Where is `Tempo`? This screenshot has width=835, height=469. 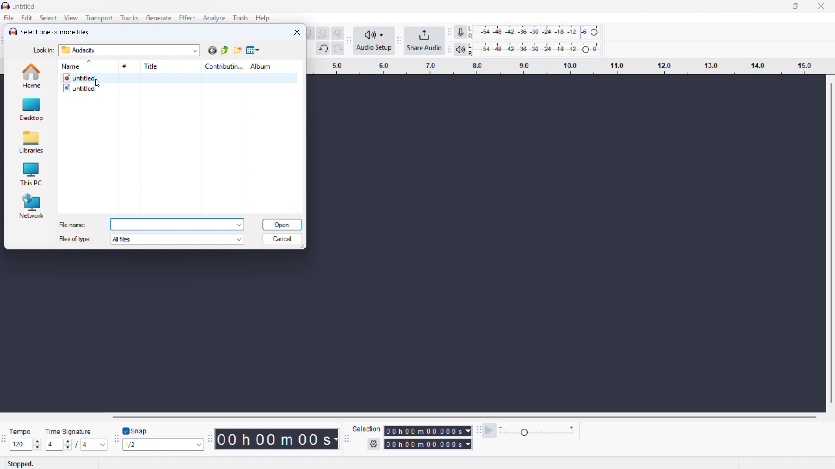 Tempo is located at coordinates (23, 432).